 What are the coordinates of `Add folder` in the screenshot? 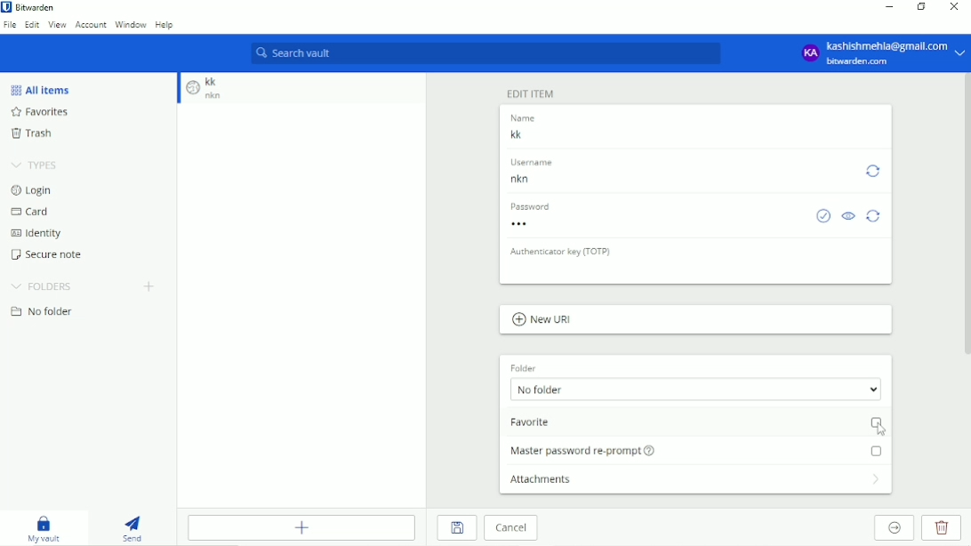 It's located at (148, 286).